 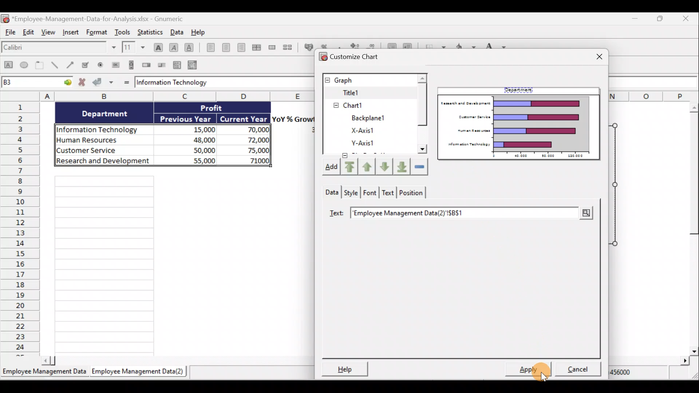 I want to click on Create a slider, so click(x=162, y=64).